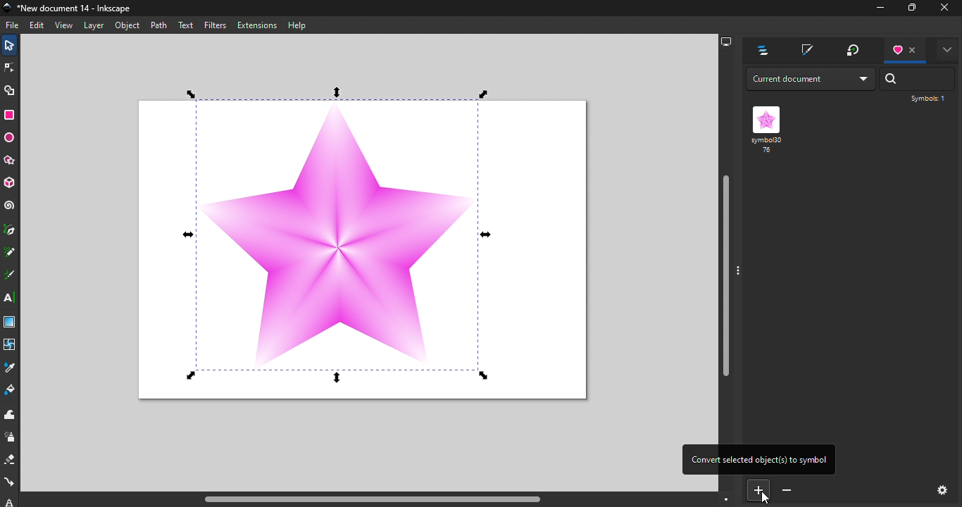 The image size is (962, 507). I want to click on Horizontal scroll bar, so click(380, 500).